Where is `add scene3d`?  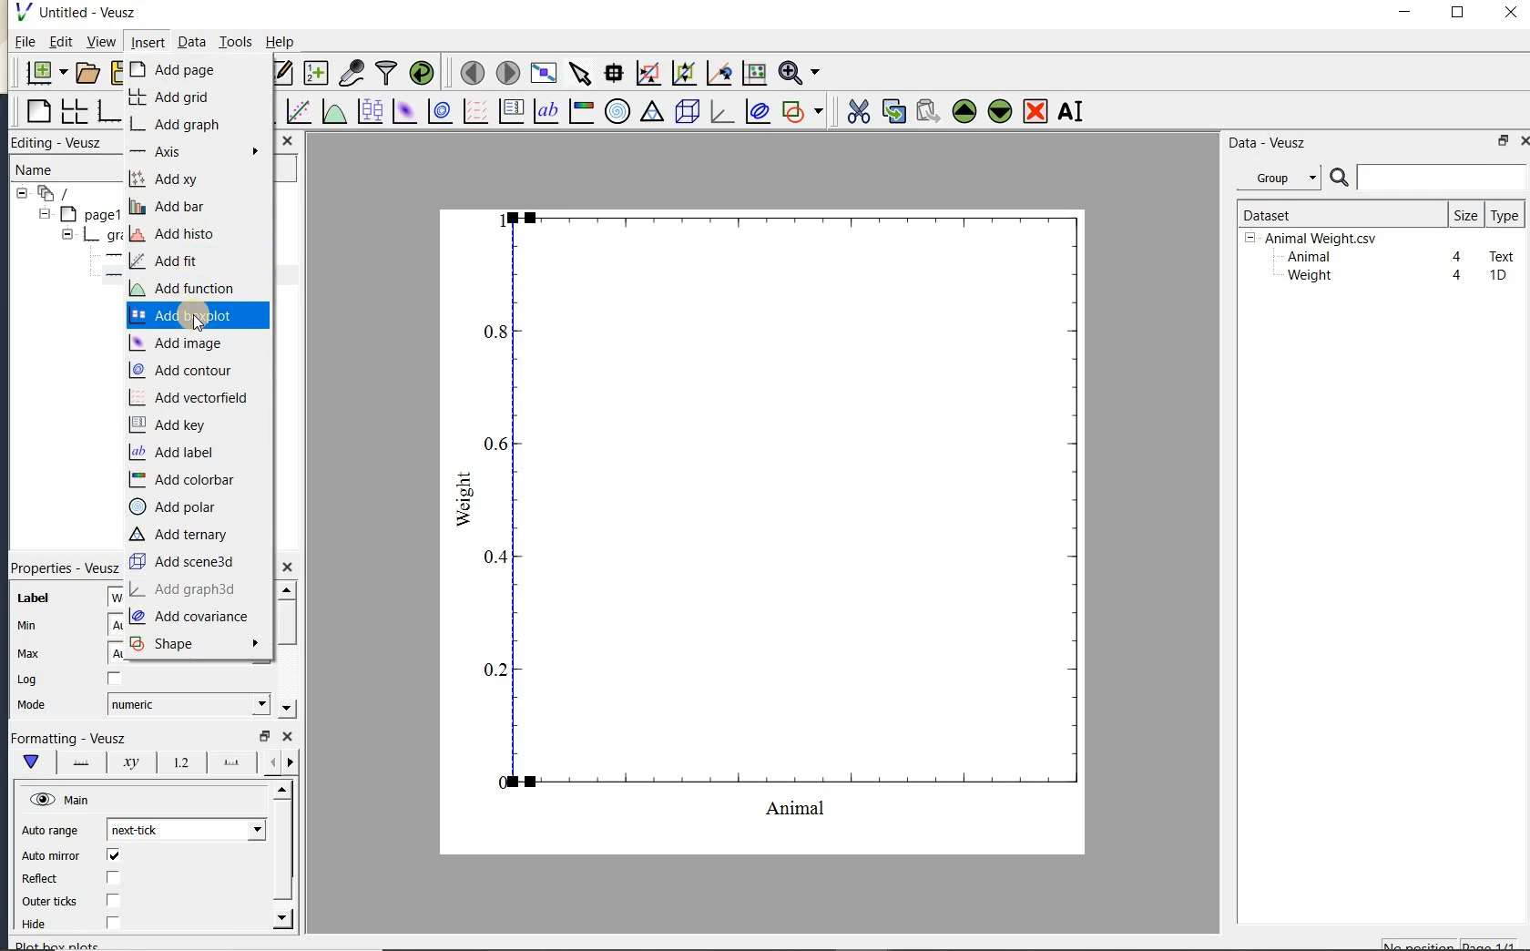
add scene3d is located at coordinates (186, 563).